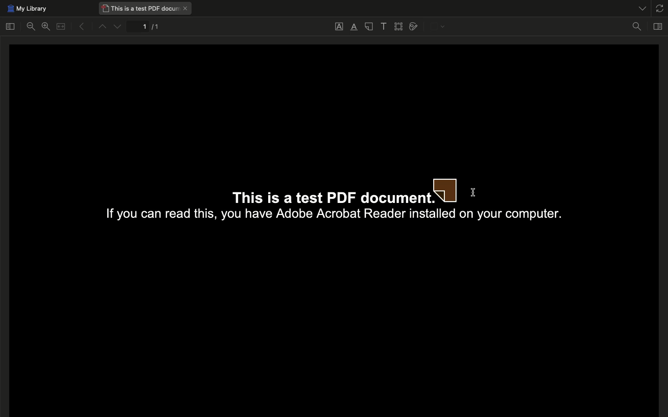  What do you see at coordinates (448, 194) in the screenshot?
I see `cursor` at bounding box center [448, 194].